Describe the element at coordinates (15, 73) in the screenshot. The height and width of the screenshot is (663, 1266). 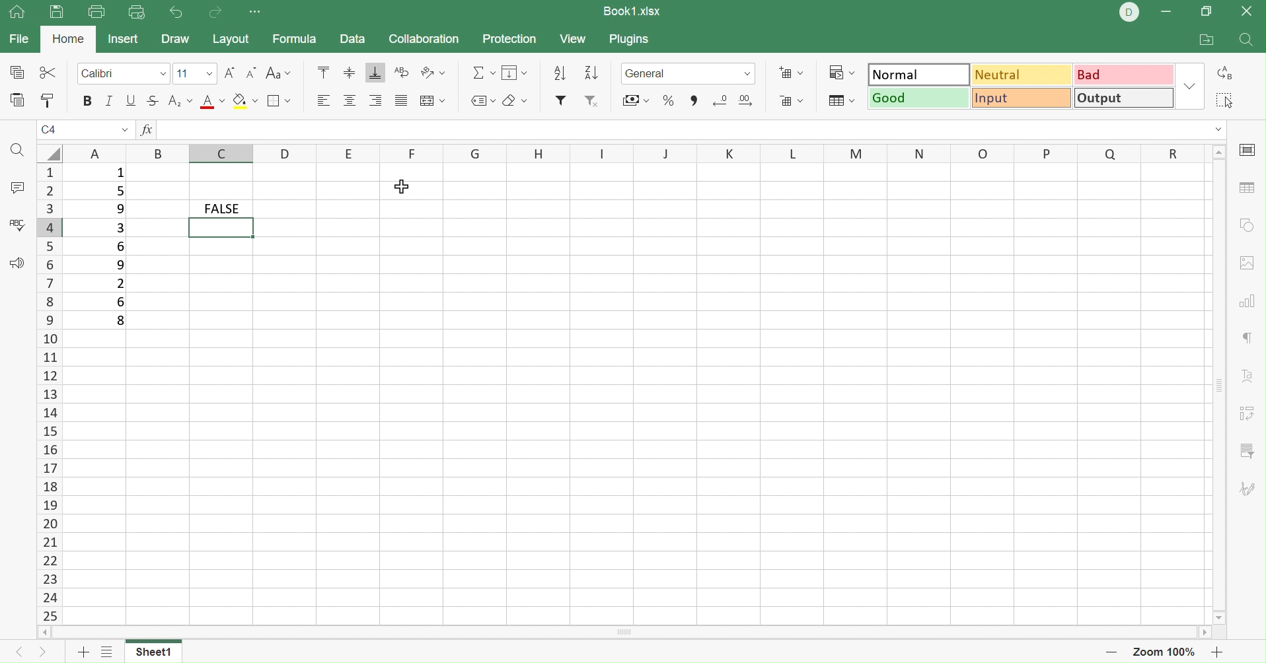
I see `sign` at that location.